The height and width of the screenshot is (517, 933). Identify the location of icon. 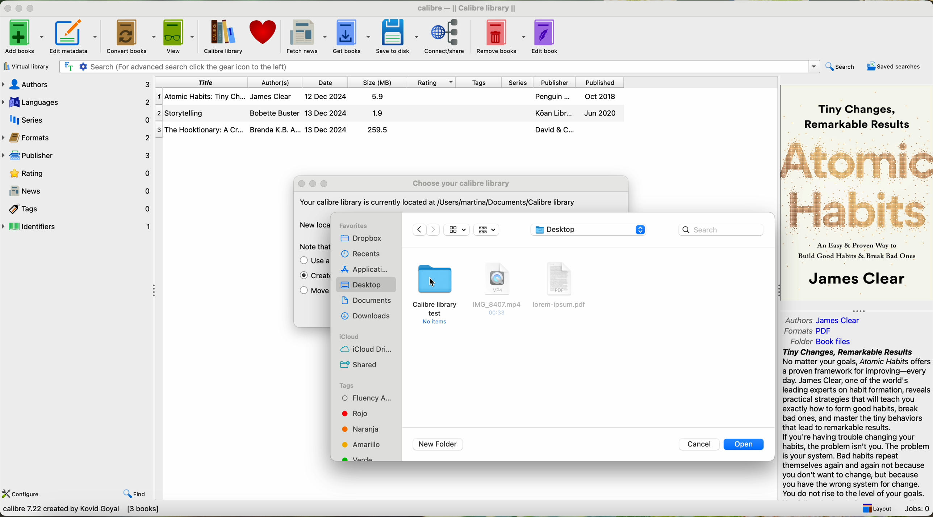
(486, 229).